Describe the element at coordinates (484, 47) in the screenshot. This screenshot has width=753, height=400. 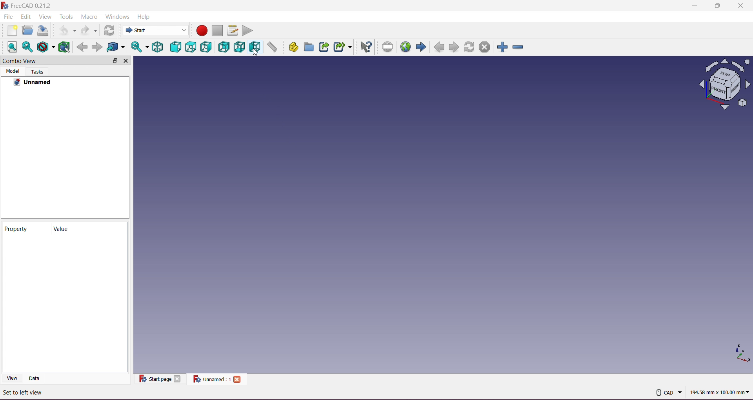
I see `Close Document` at that location.